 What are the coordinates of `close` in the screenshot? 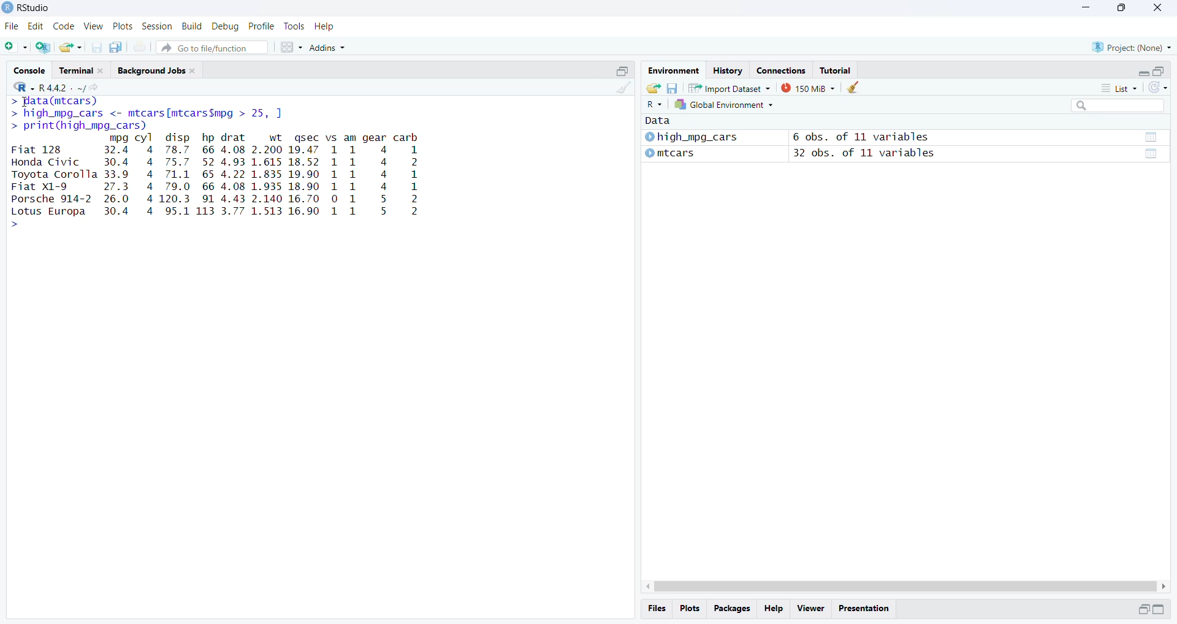 It's located at (1157, 9).